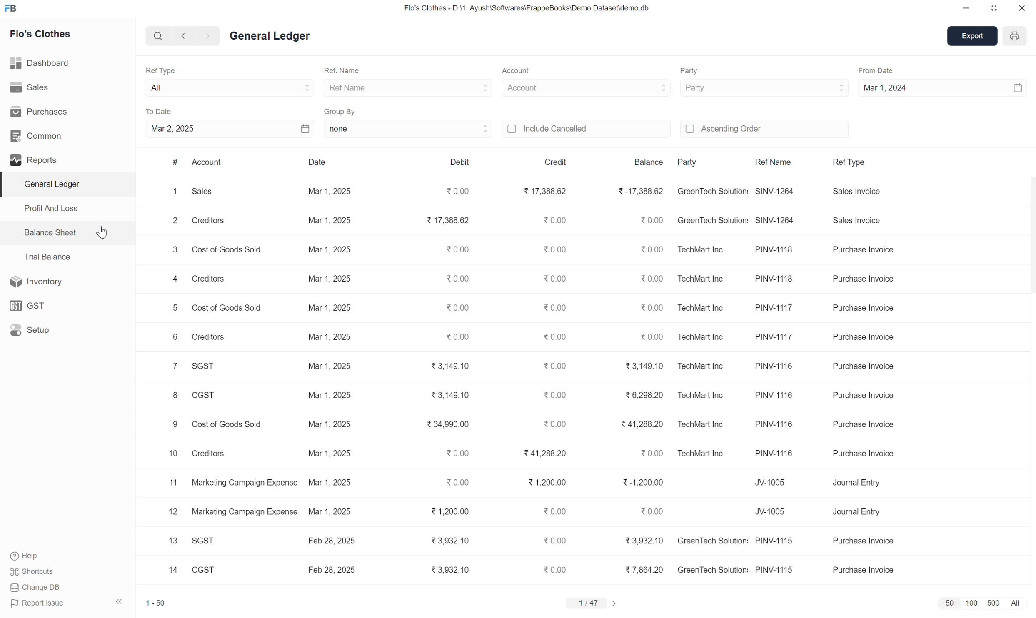 The height and width of the screenshot is (618, 1036). What do you see at coordinates (156, 604) in the screenshot?
I see `1-50` at bounding box center [156, 604].